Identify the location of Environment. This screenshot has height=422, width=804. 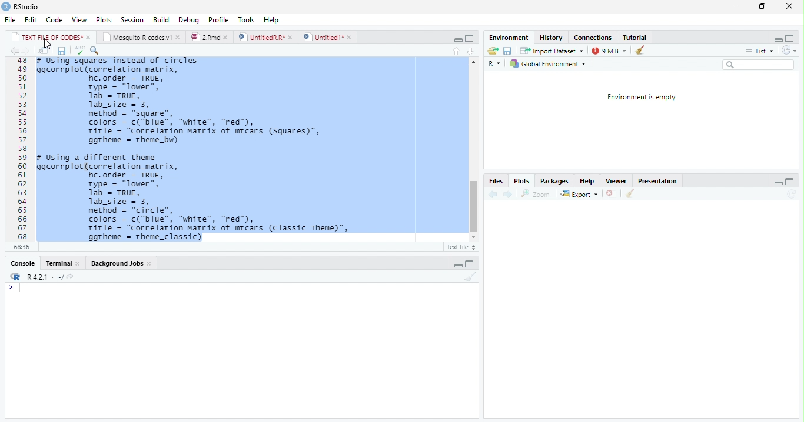
(509, 38).